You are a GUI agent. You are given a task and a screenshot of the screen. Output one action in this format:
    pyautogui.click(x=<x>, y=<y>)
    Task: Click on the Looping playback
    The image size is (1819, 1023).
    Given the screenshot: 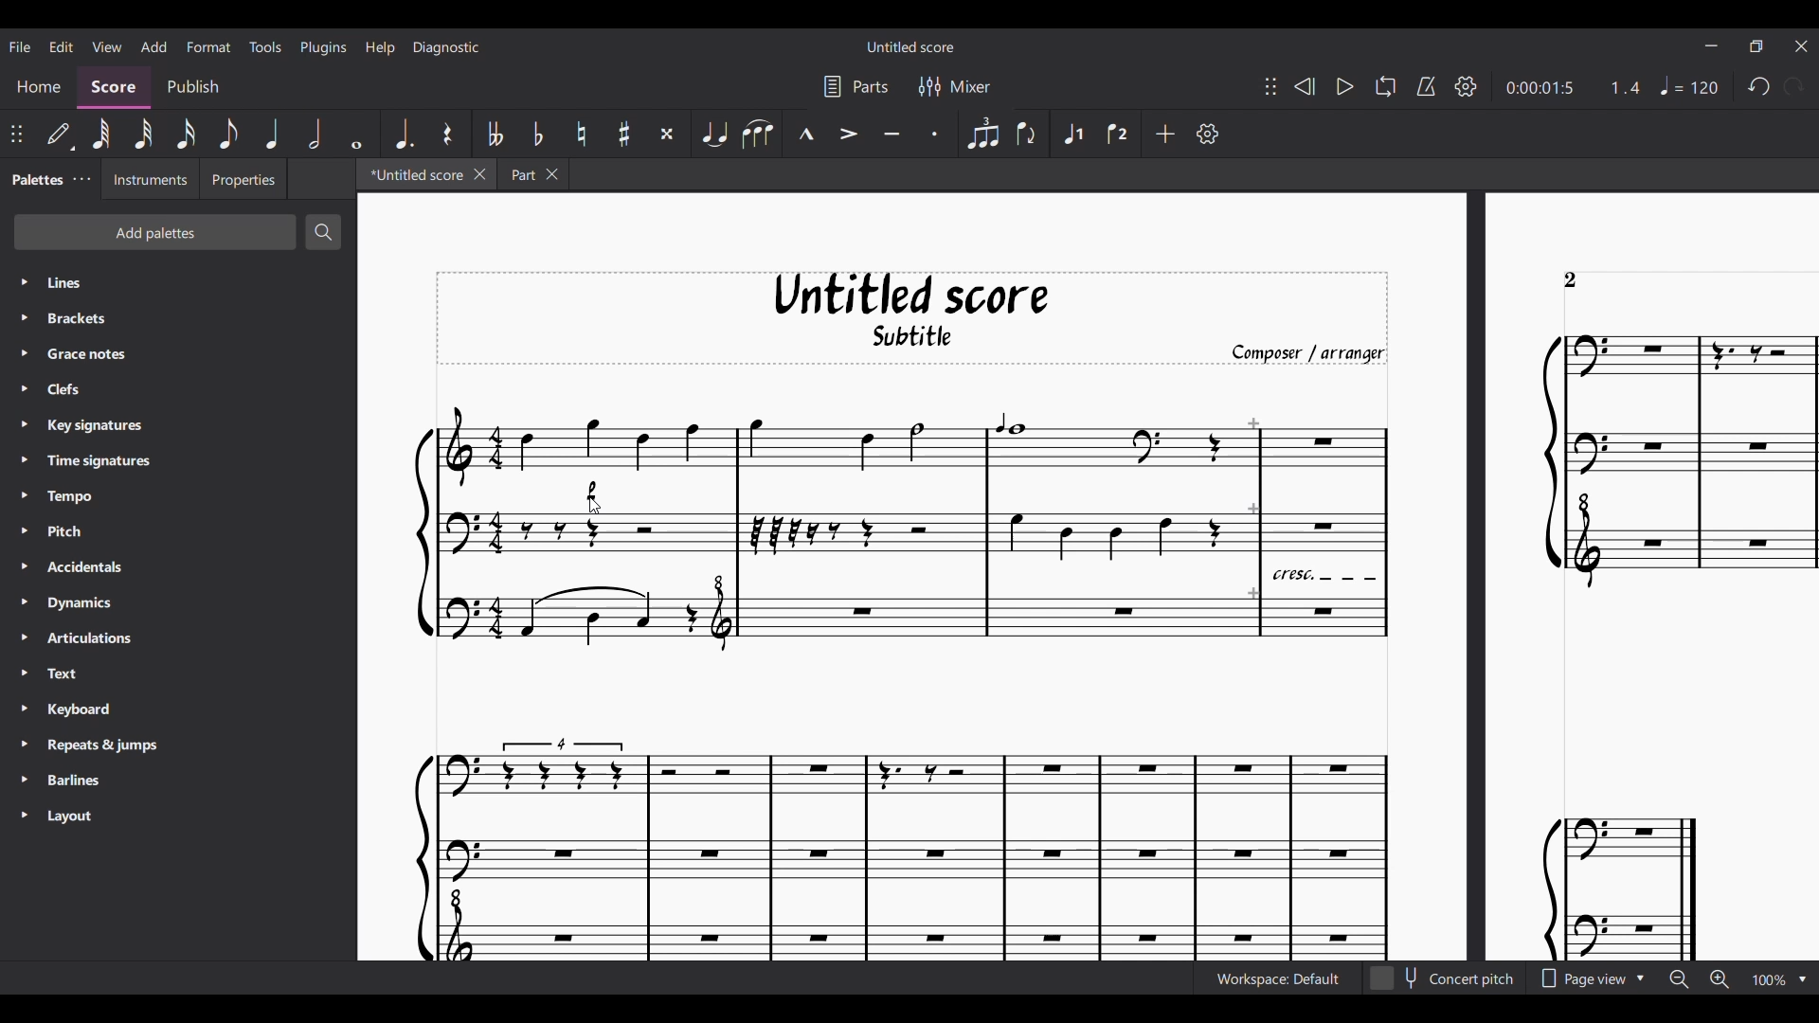 What is the action you would take?
    pyautogui.click(x=1386, y=86)
    